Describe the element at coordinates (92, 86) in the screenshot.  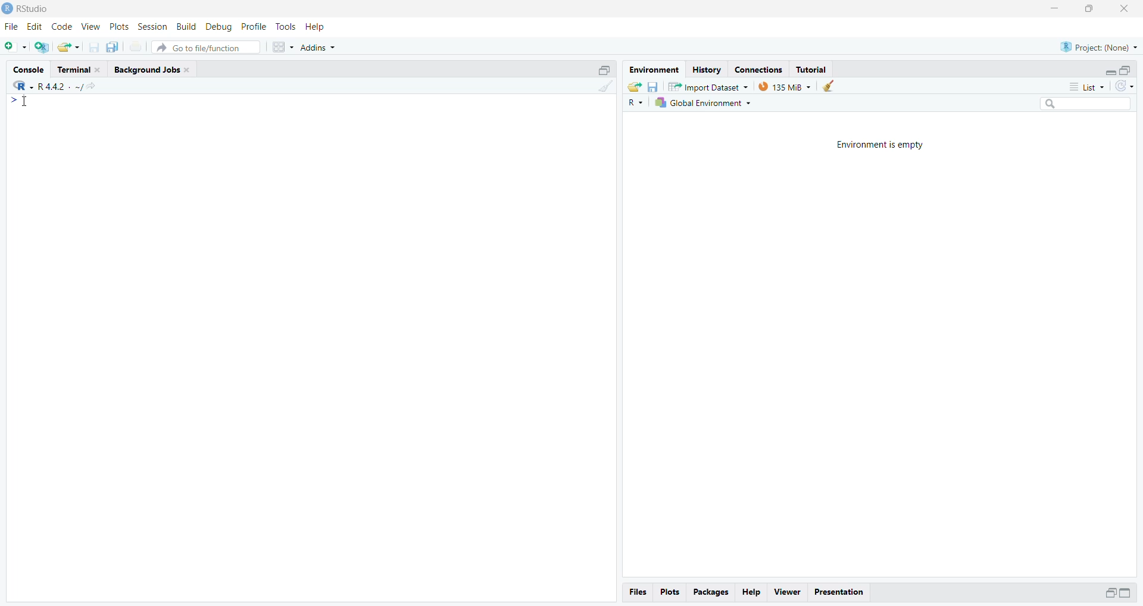
I see `View the current working directory` at that location.